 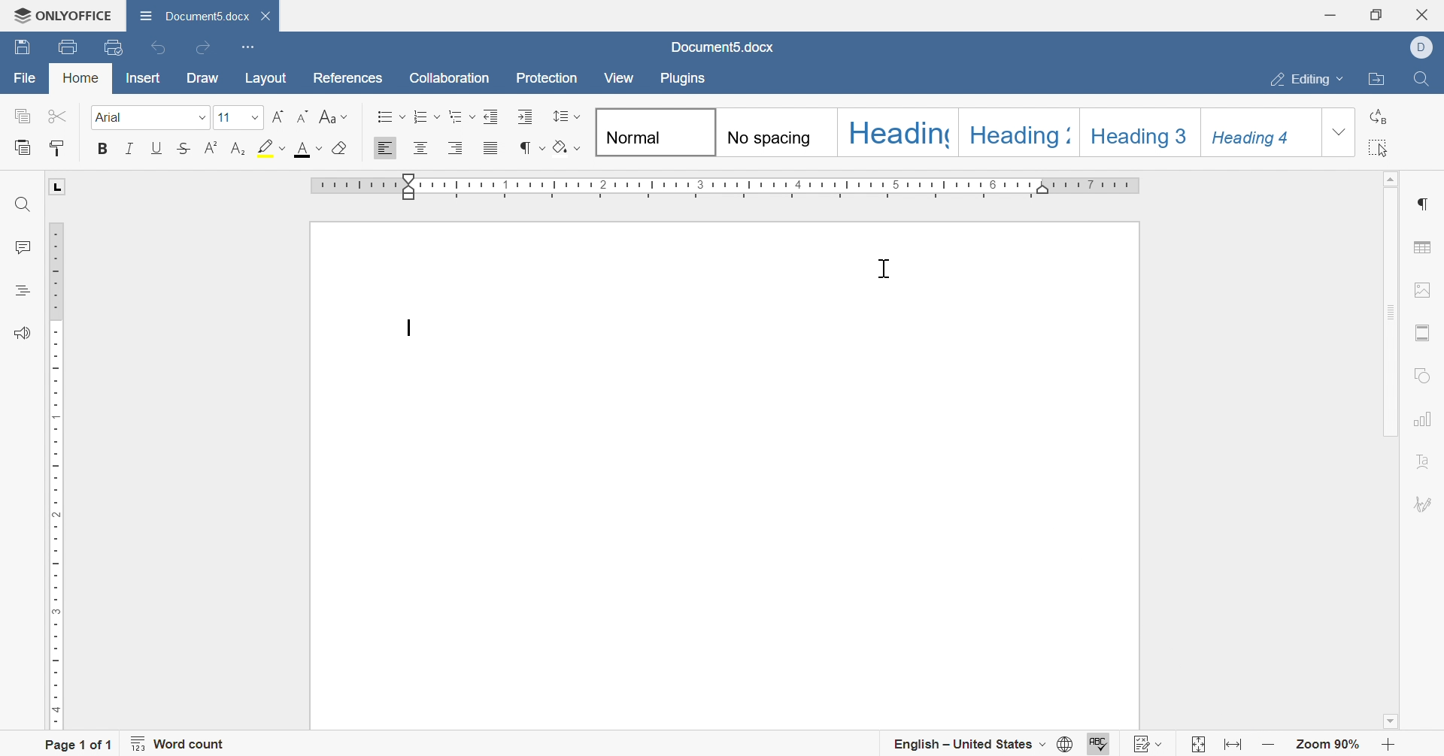 I want to click on justified, so click(x=490, y=148).